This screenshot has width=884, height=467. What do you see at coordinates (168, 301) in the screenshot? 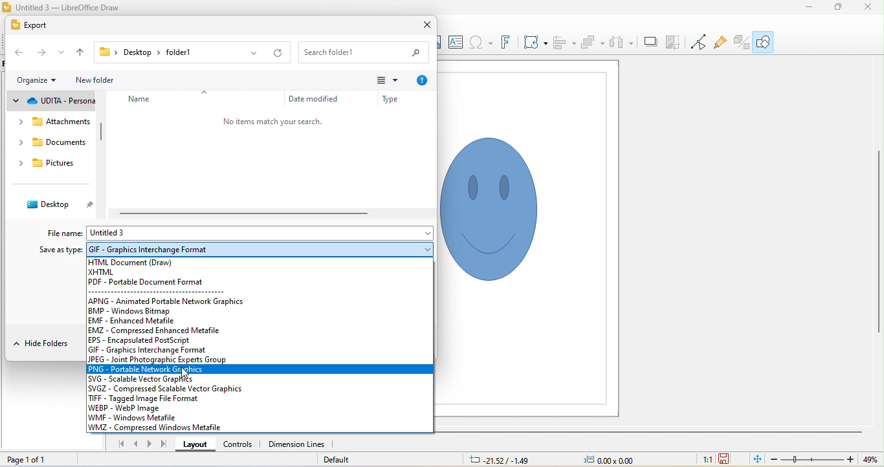
I see `APNG- animated portable graphics` at bounding box center [168, 301].